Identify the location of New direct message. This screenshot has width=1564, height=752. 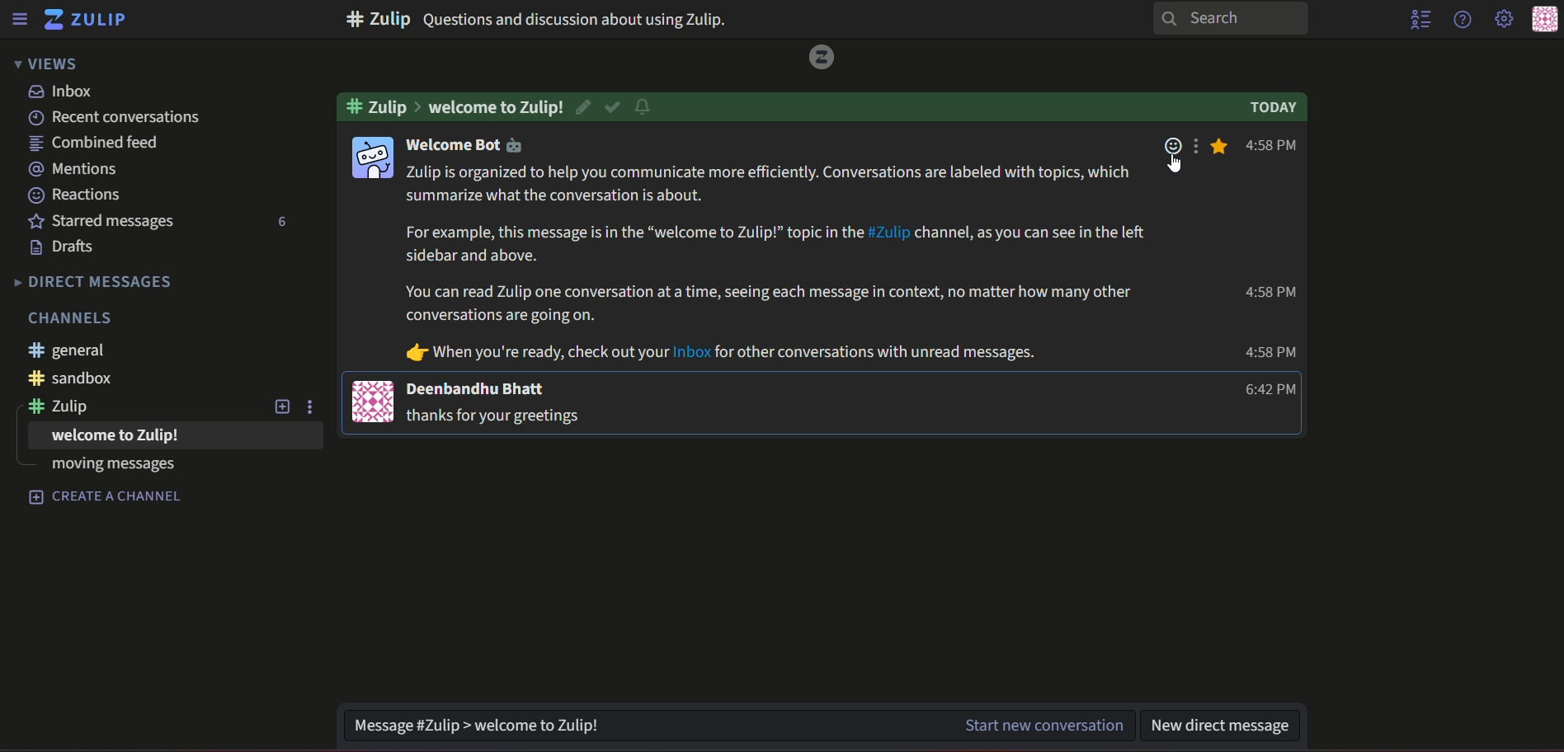
(1227, 723).